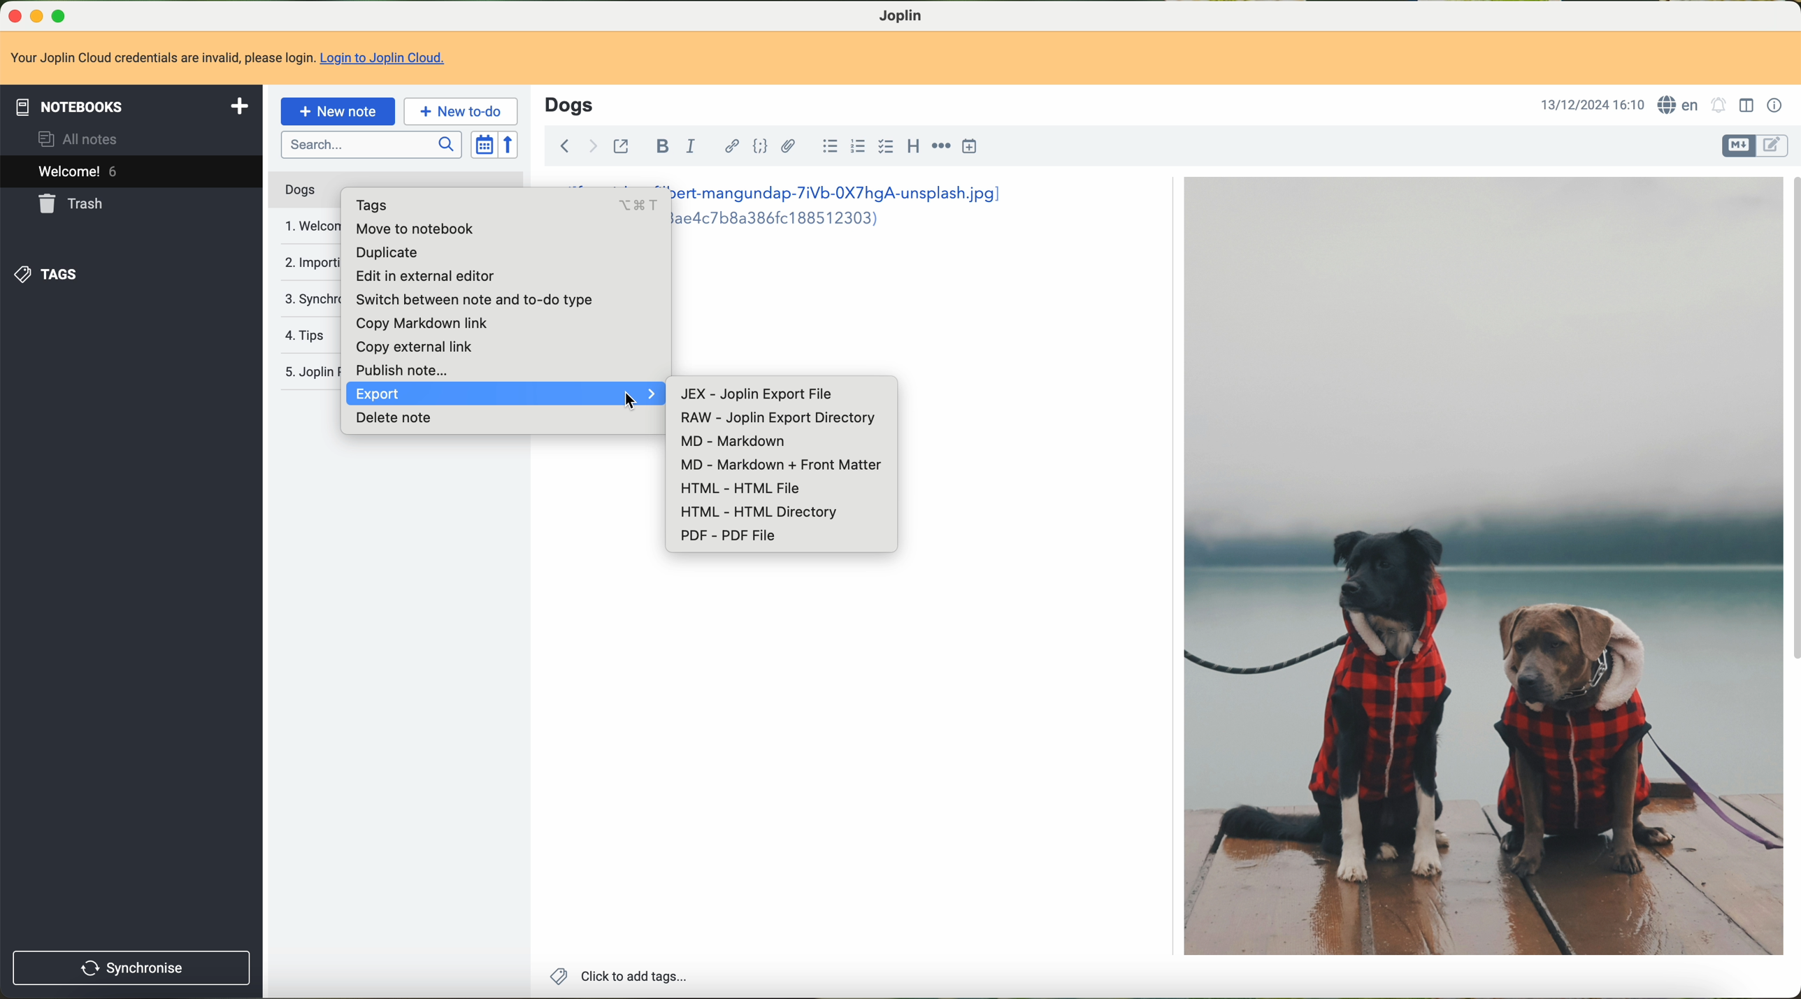 This screenshot has width=1801, height=999. Describe the element at coordinates (775, 466) in the screenshot. I see `MD - Markdown + Front Matter` at that location.